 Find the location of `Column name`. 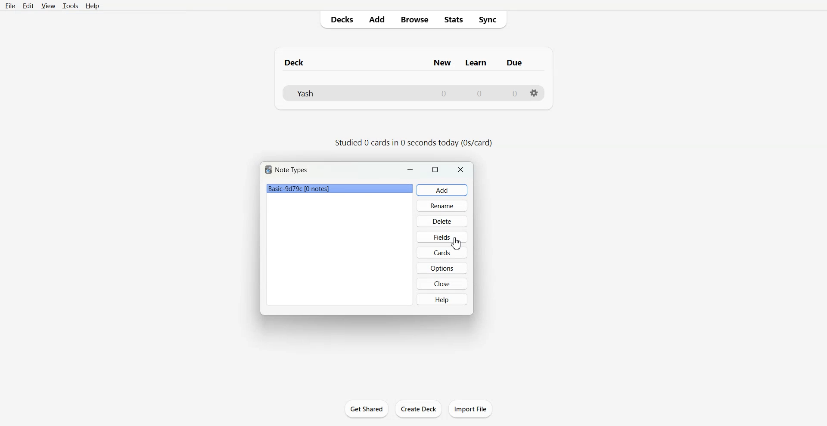

Column name is located at coordinates (514, 62).